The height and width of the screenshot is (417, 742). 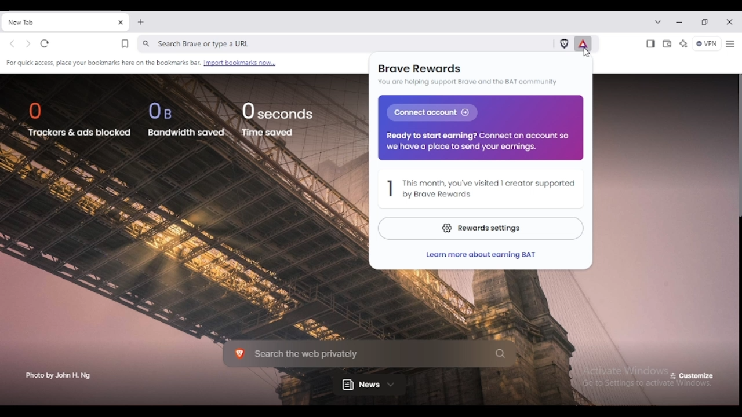 I want to click on 0 seconds time saved, so click(x=280, y=119).